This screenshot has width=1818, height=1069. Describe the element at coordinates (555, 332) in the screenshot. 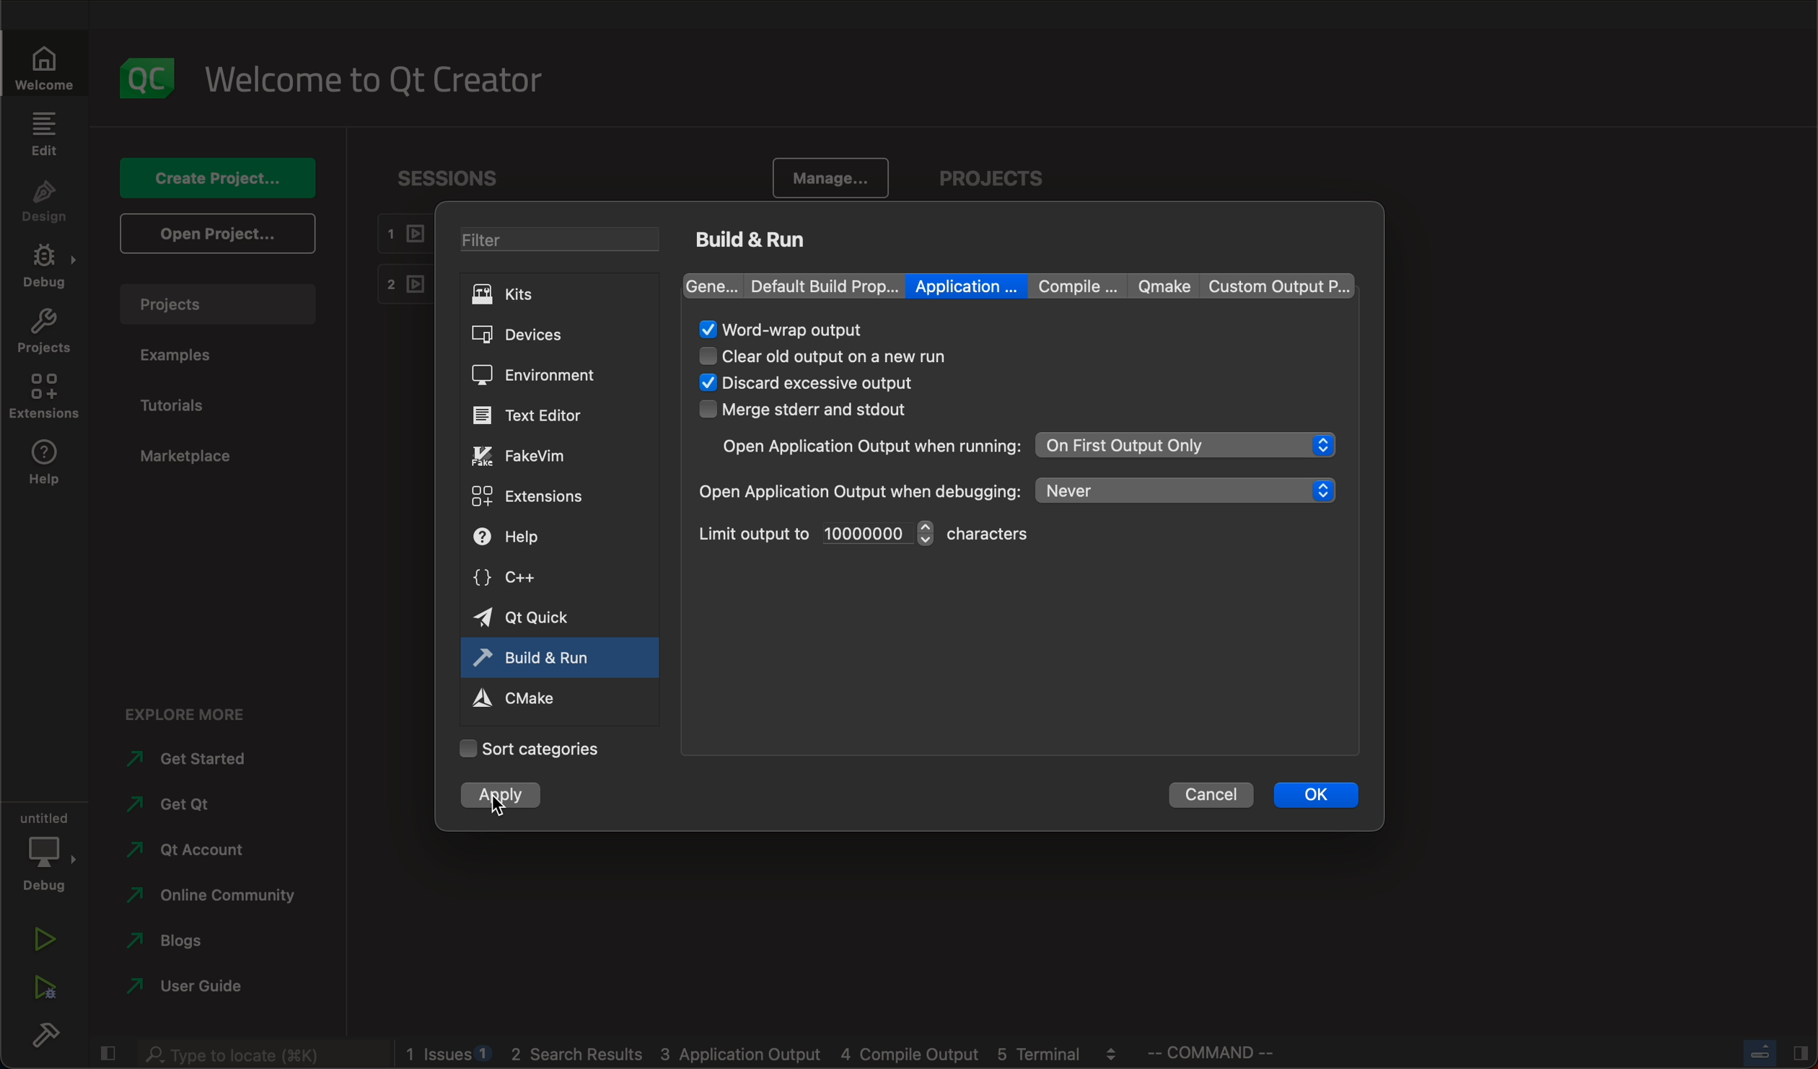

I see `devices` at that location.